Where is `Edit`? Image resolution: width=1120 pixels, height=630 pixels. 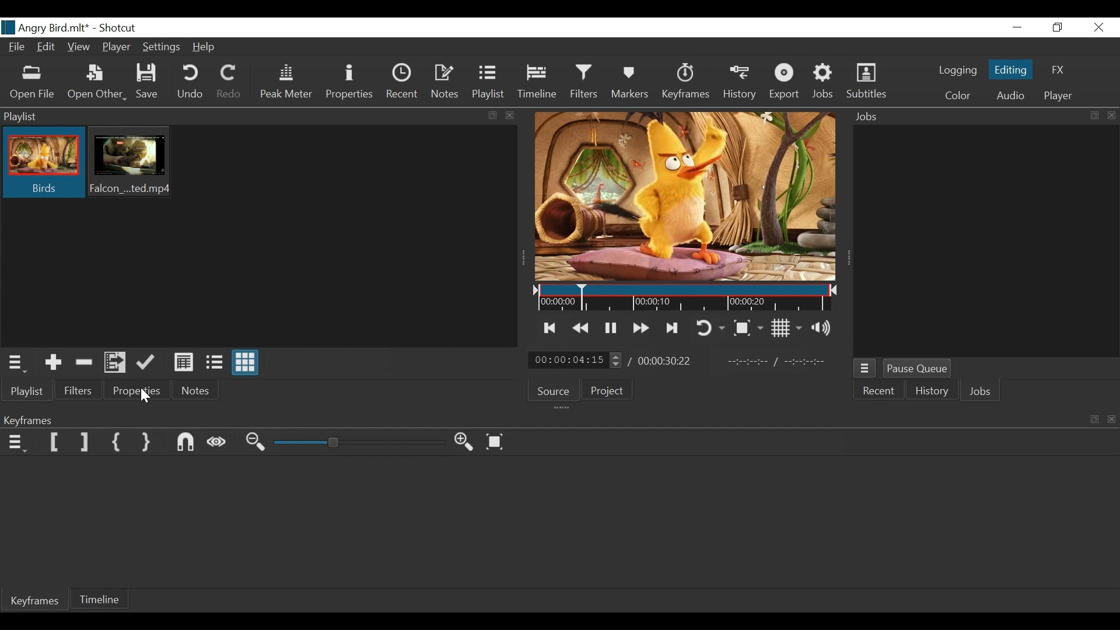 Edit is located at coordinates (47, 48).